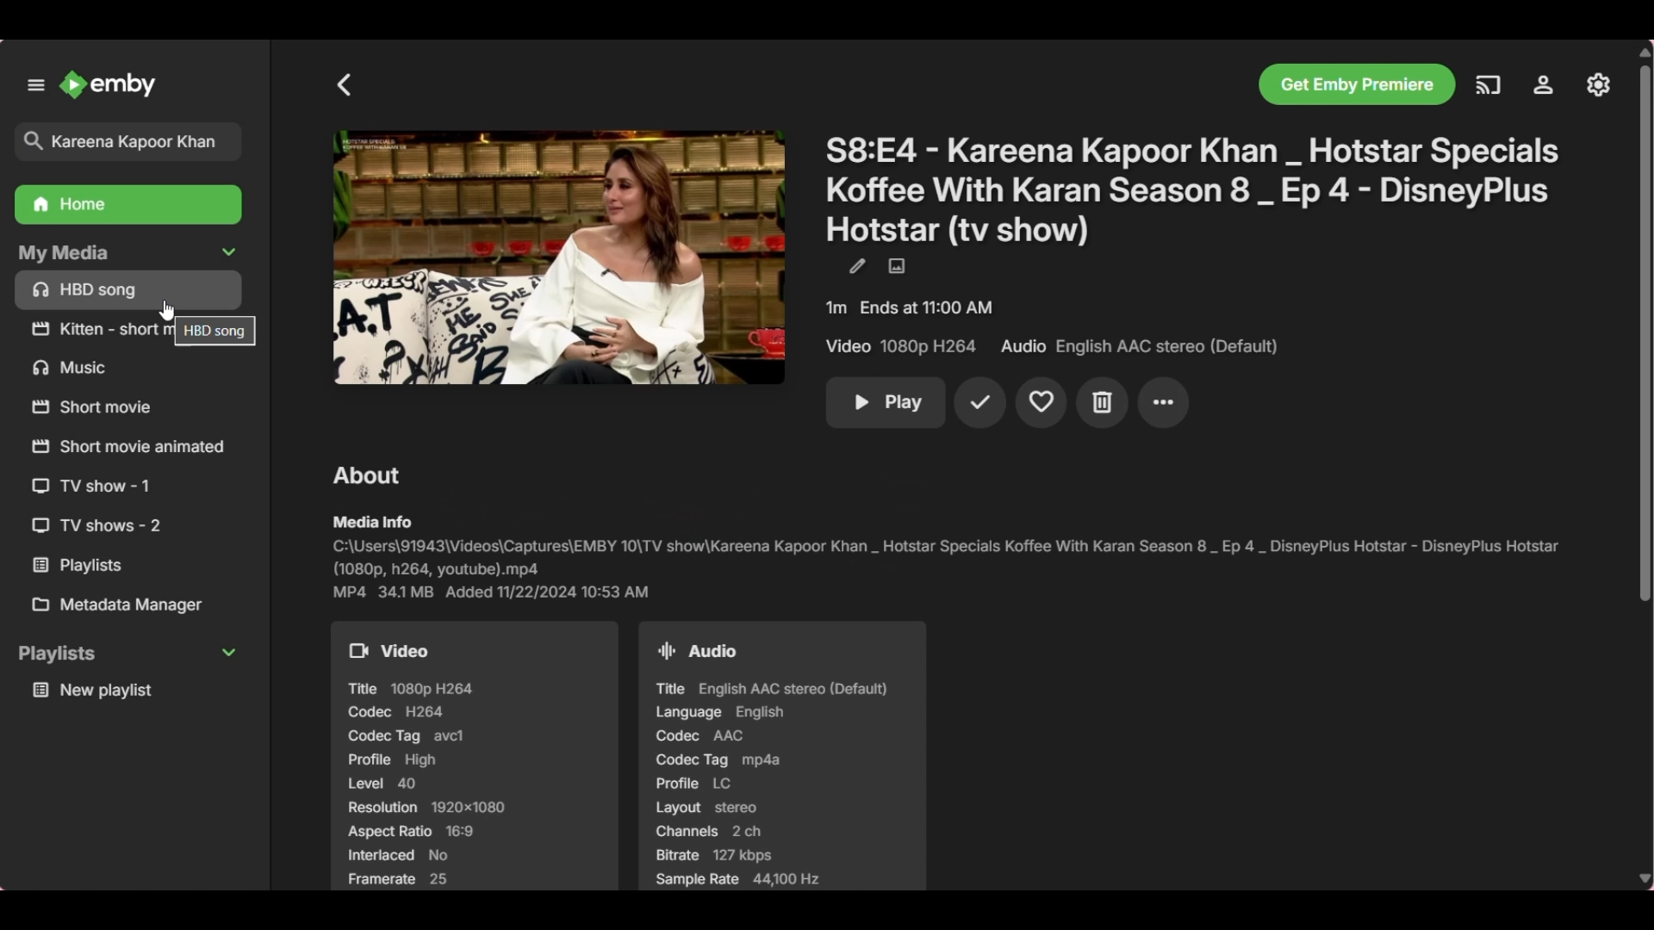  I want to click on Unpin left panel, so click(35, 84).